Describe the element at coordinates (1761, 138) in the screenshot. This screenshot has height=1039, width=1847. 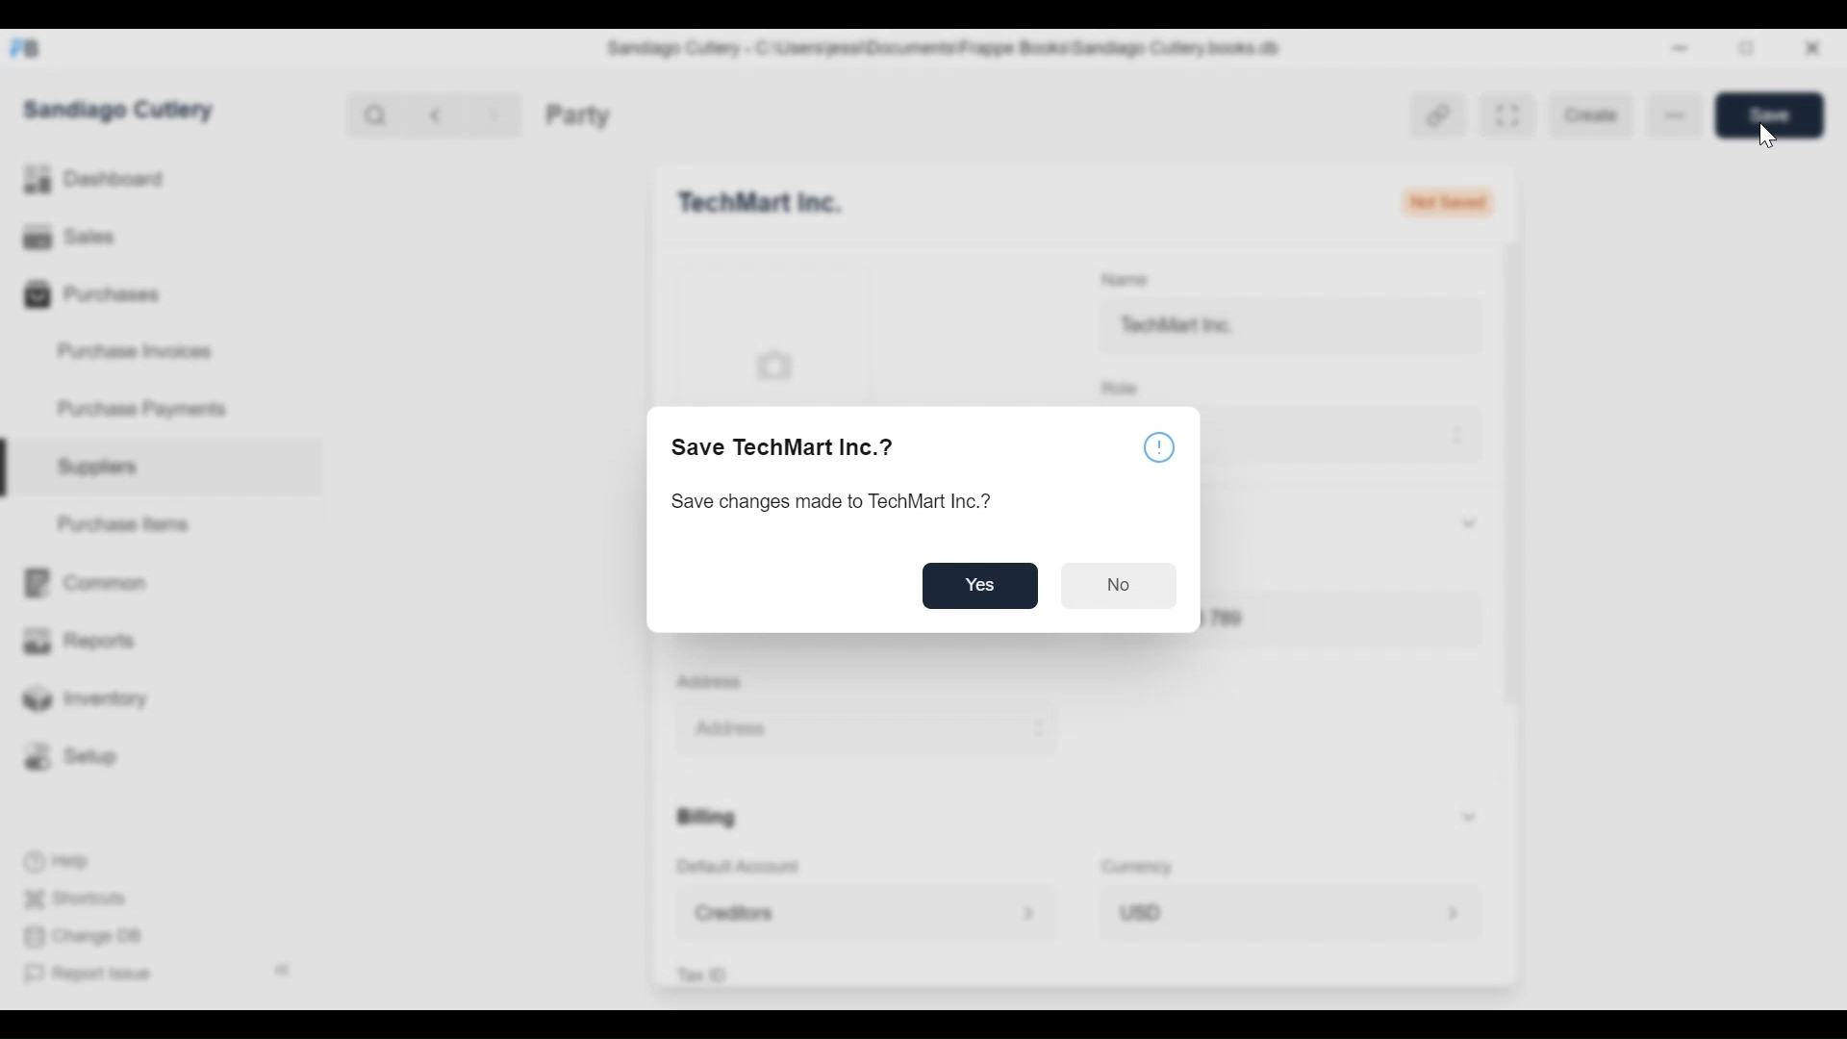
I see `cursor` at that location.